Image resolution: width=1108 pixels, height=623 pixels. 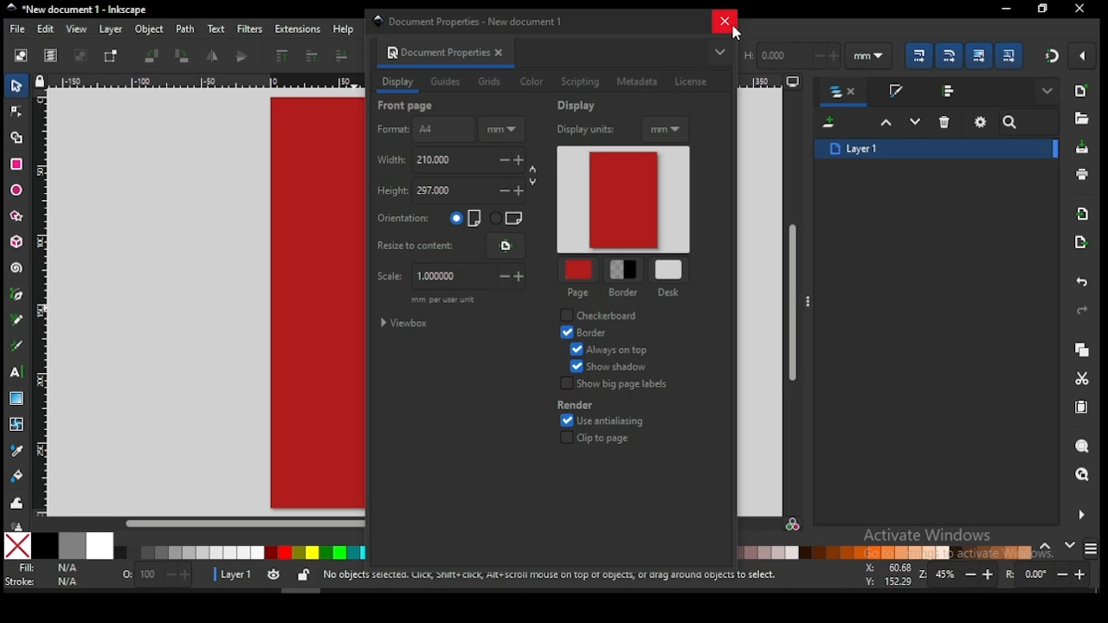 I want to click on object flip vertical, so click(x=242, y=56).